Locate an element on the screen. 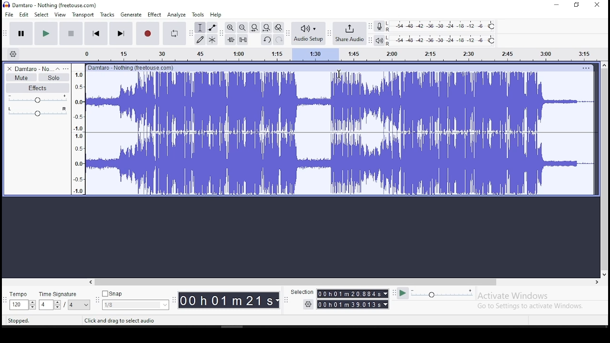  left is located at coordinates (90, 282).